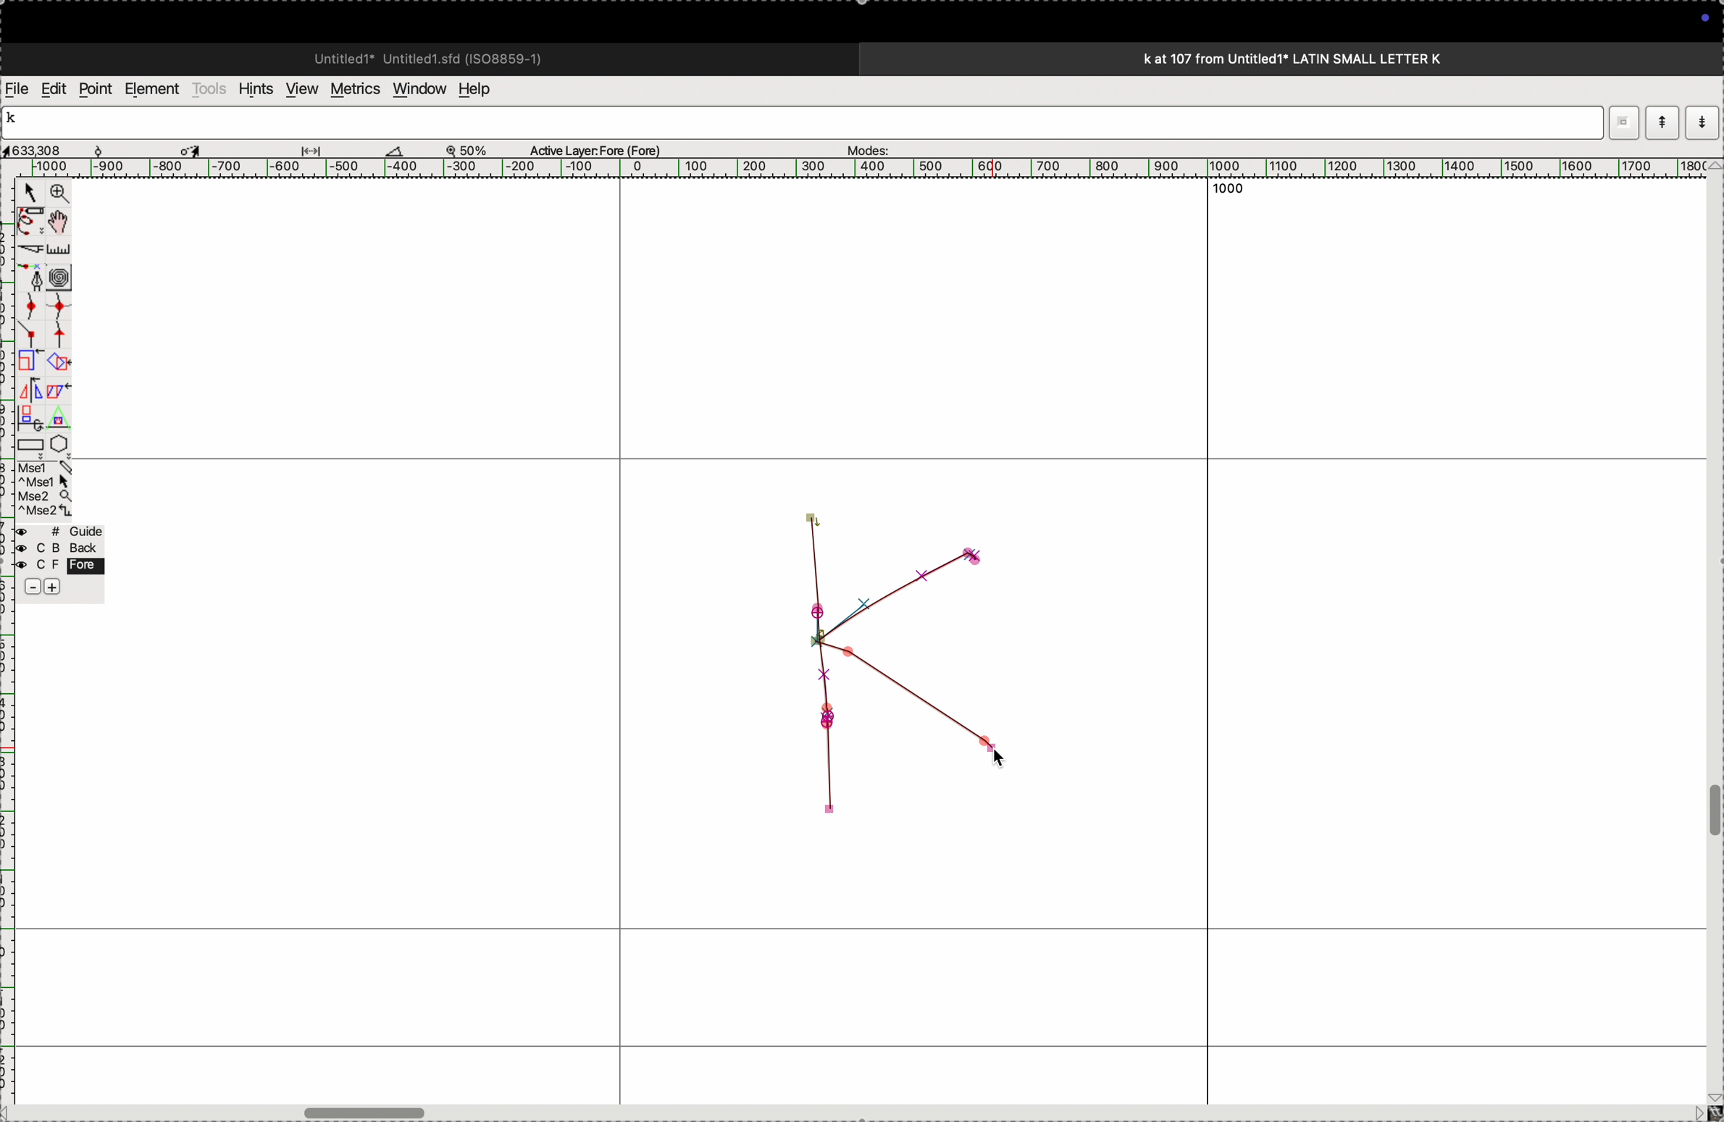  I want to click on co ordinates, so click(51, 146).